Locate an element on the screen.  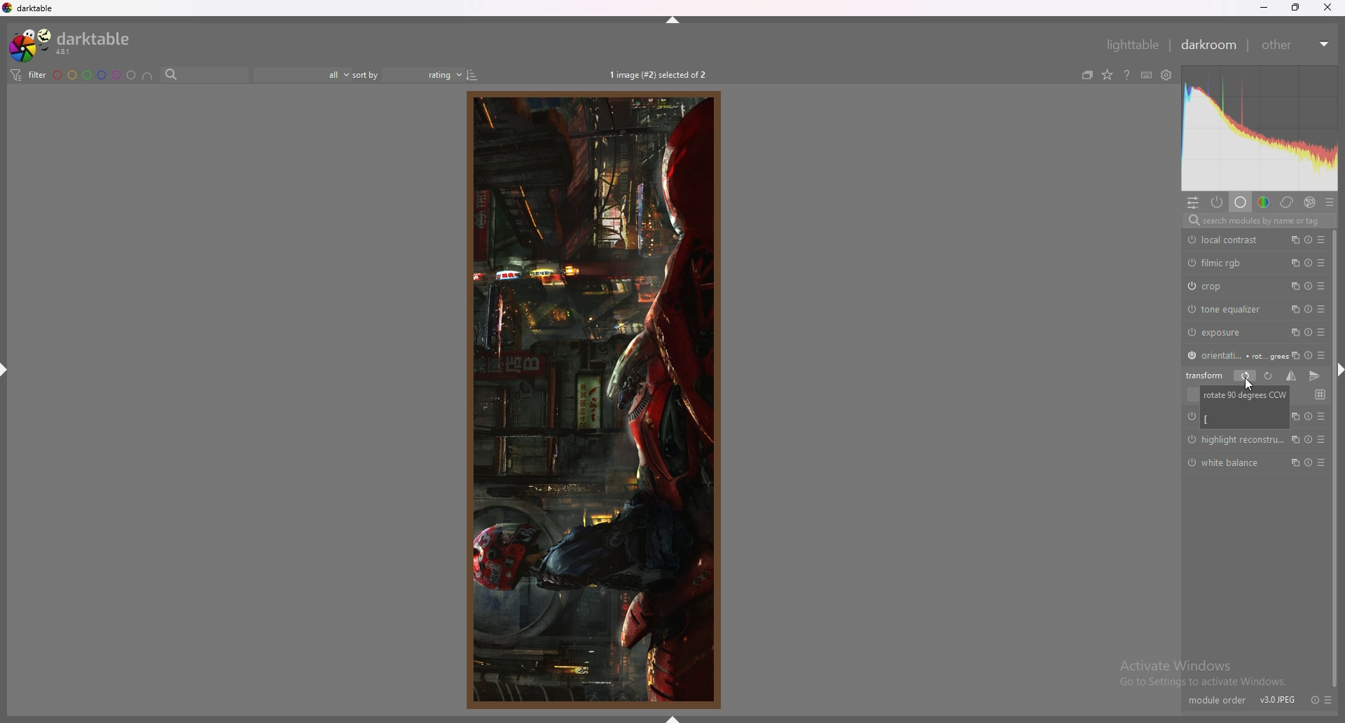
reset is located at coordinates (1308, 439).